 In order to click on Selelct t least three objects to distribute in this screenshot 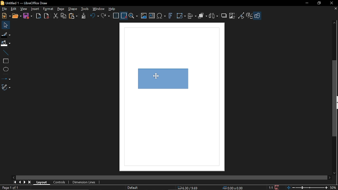, I will do `click(213, 16)`.